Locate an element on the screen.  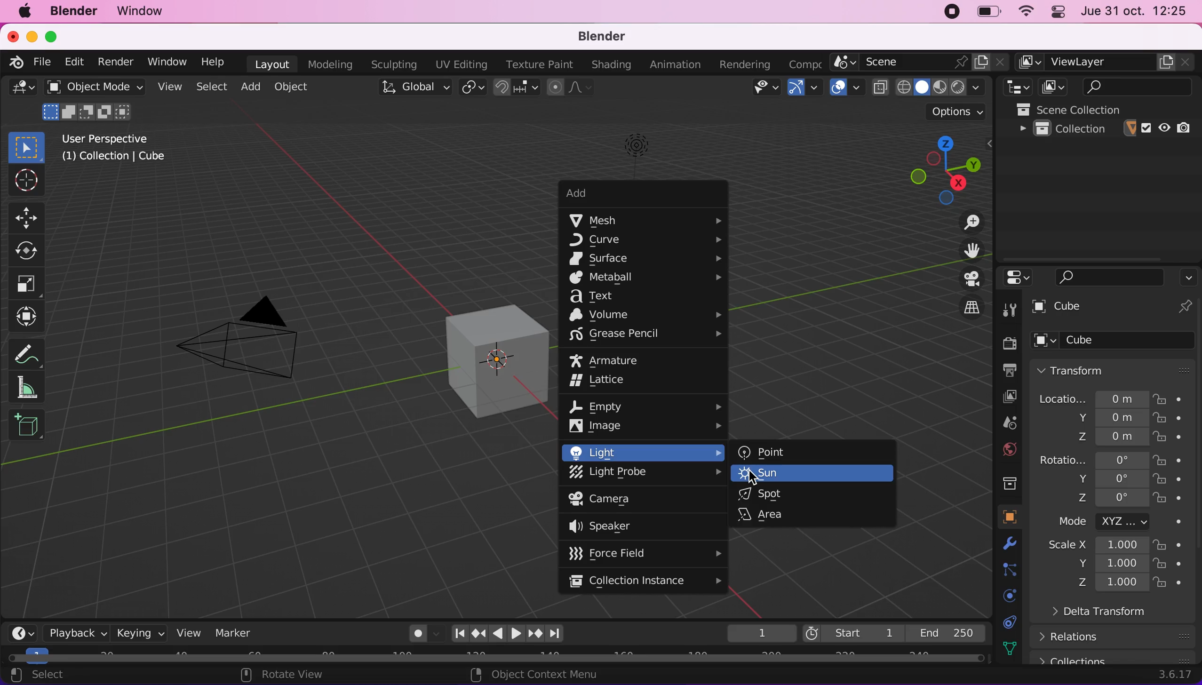
add cube is located at coordinates (27, 426).